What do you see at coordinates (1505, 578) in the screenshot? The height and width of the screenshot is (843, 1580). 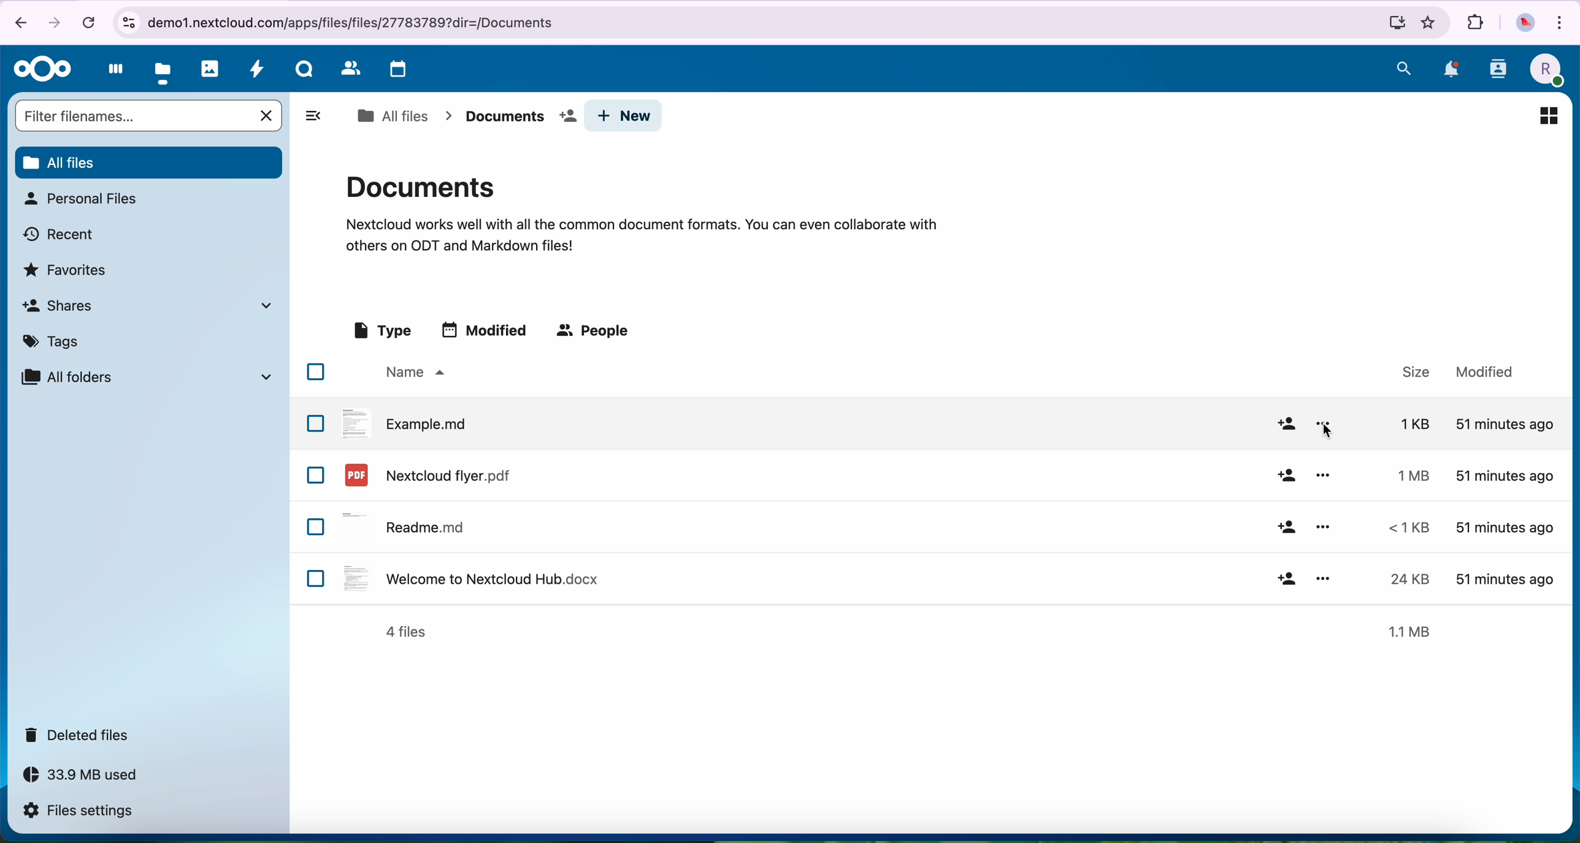 I see `modified` at bounding box center [1505, 578].